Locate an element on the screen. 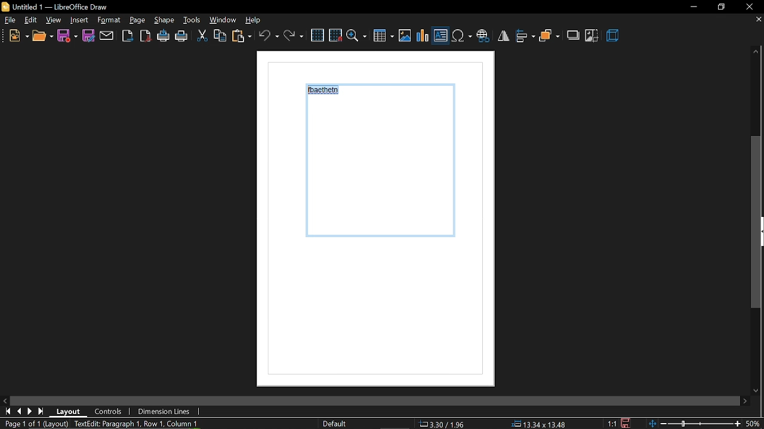 The image size is (764, 429). paste is located at coordinates (241, 37).